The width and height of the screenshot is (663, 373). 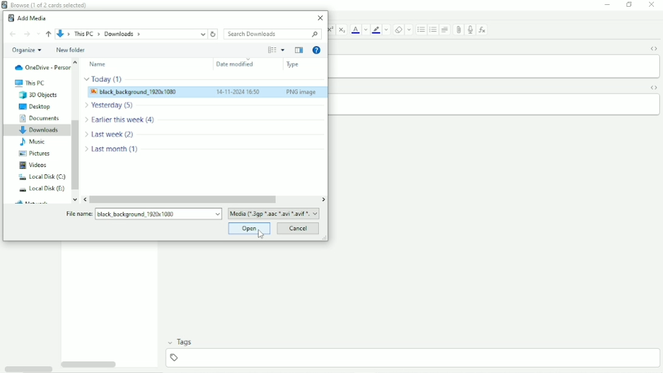 I want to click on Record audio, so click(x=471, y=30).